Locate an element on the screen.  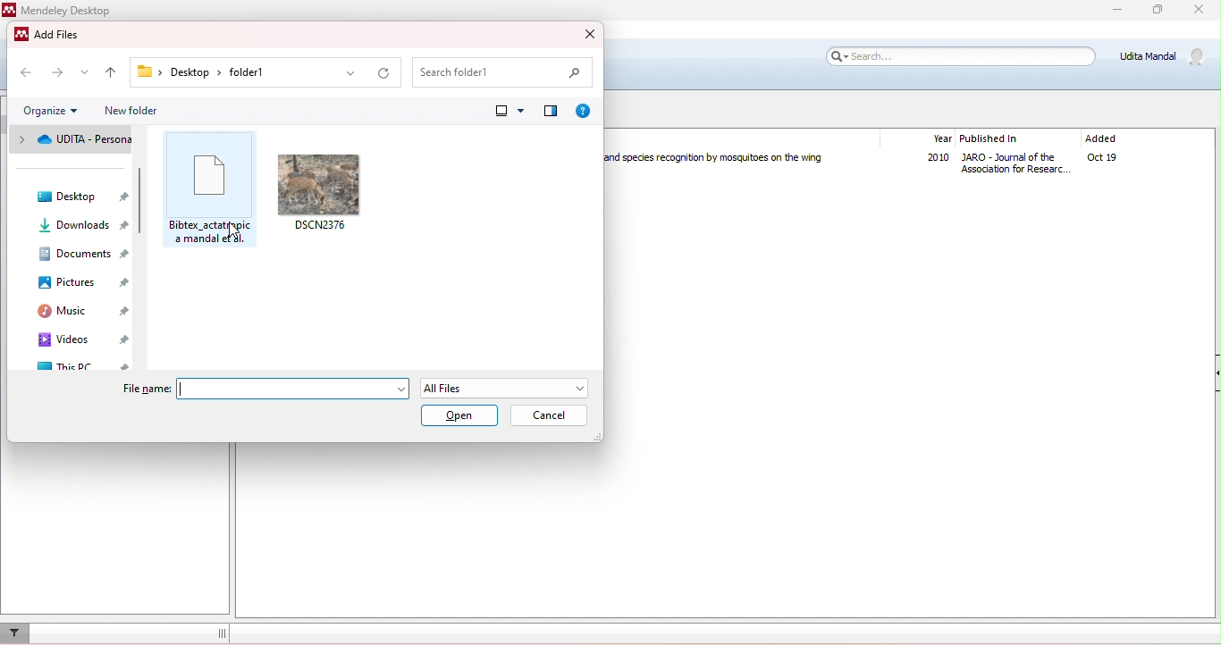
refresh is located at coordinates (384, 73).